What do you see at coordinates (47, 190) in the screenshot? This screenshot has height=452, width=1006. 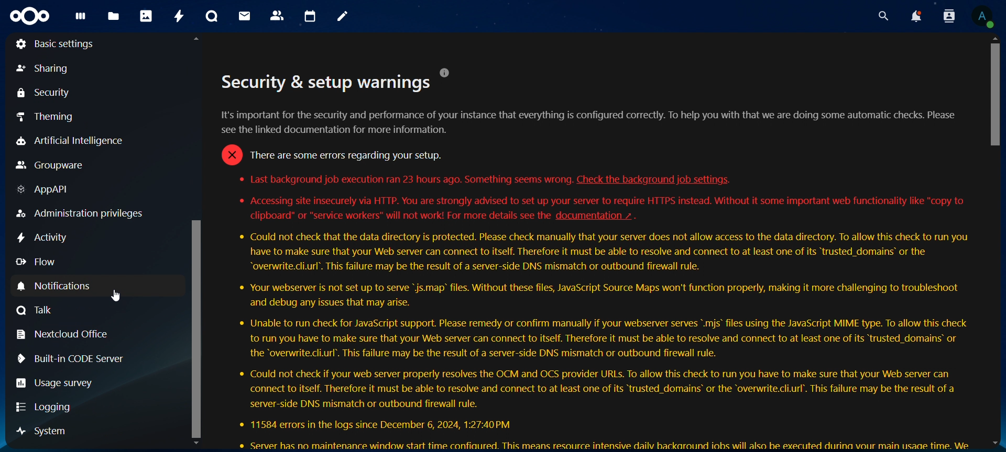 I see `AppAPI` at bounding box center [47, 190].